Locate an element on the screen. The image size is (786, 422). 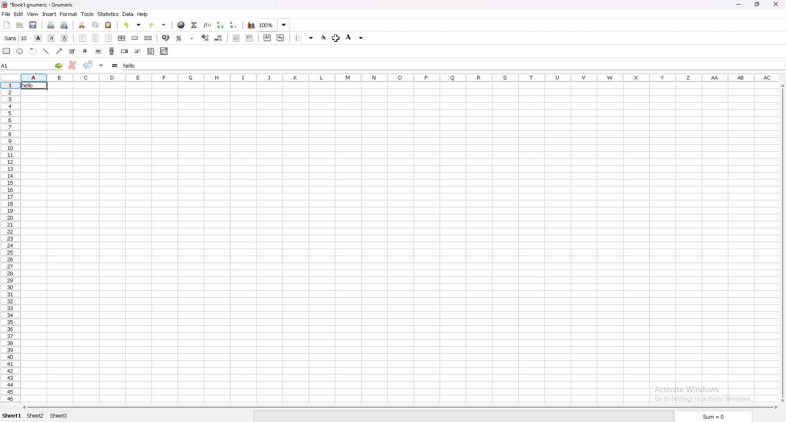
split merged cells is located at coordinates (149, 38).